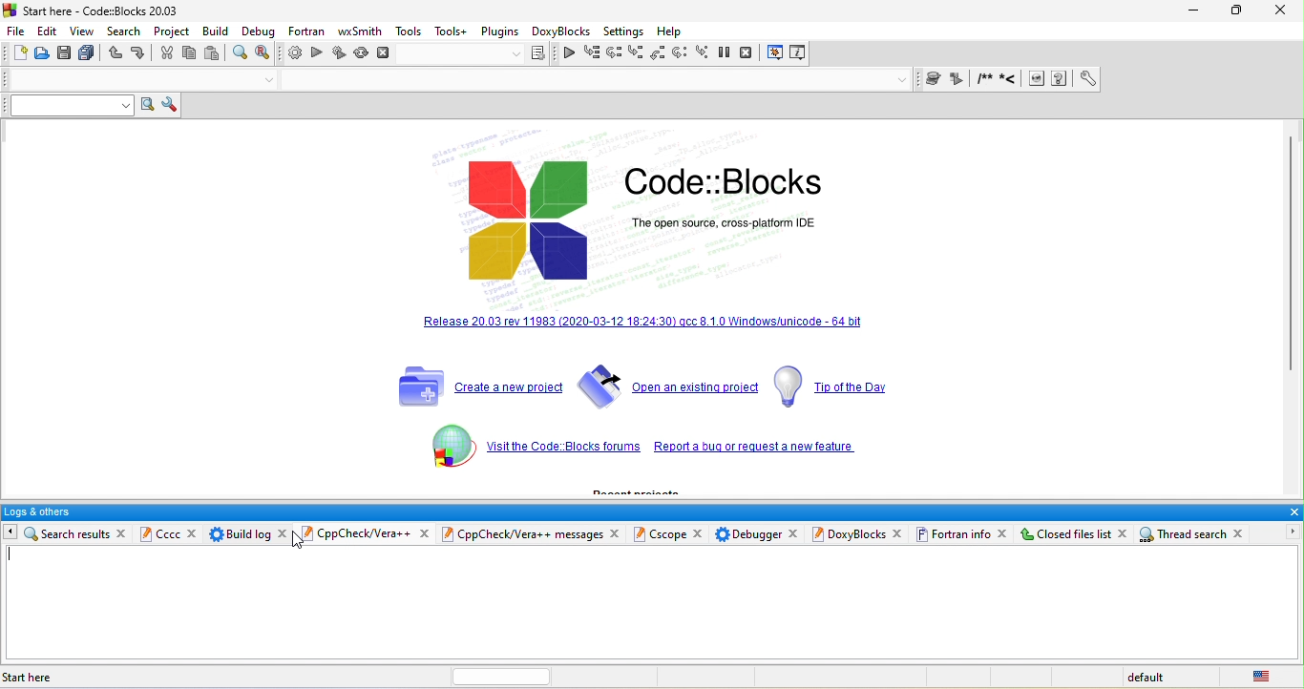  Describe the element at coordinates (1290, 532) in the screenshot. I see `next` at that location.